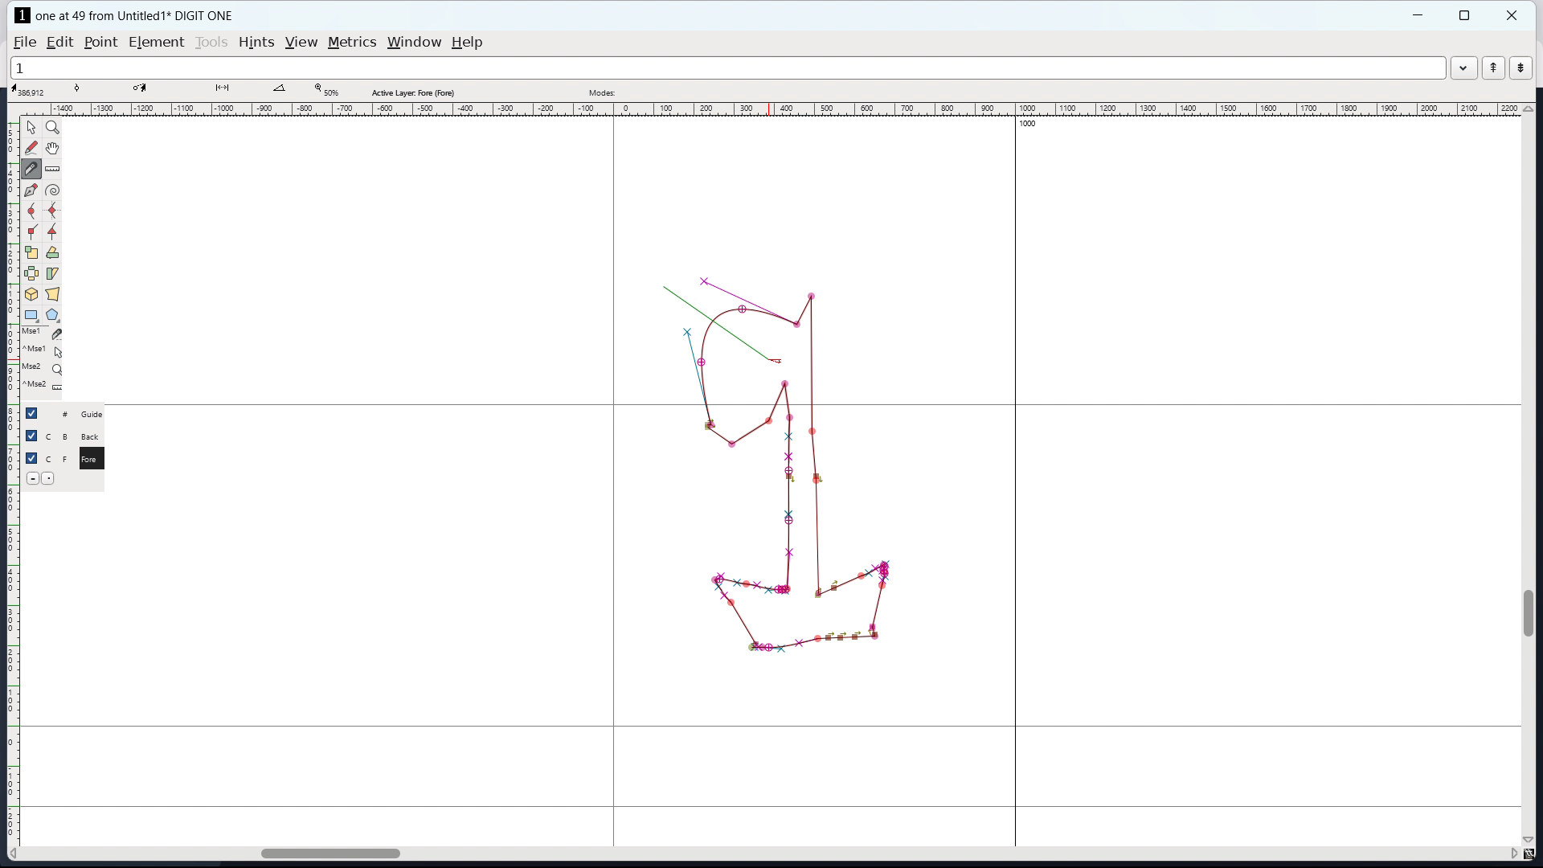 The image size is (1543, 868). I want to click on scroll right, so click(1512, 854).